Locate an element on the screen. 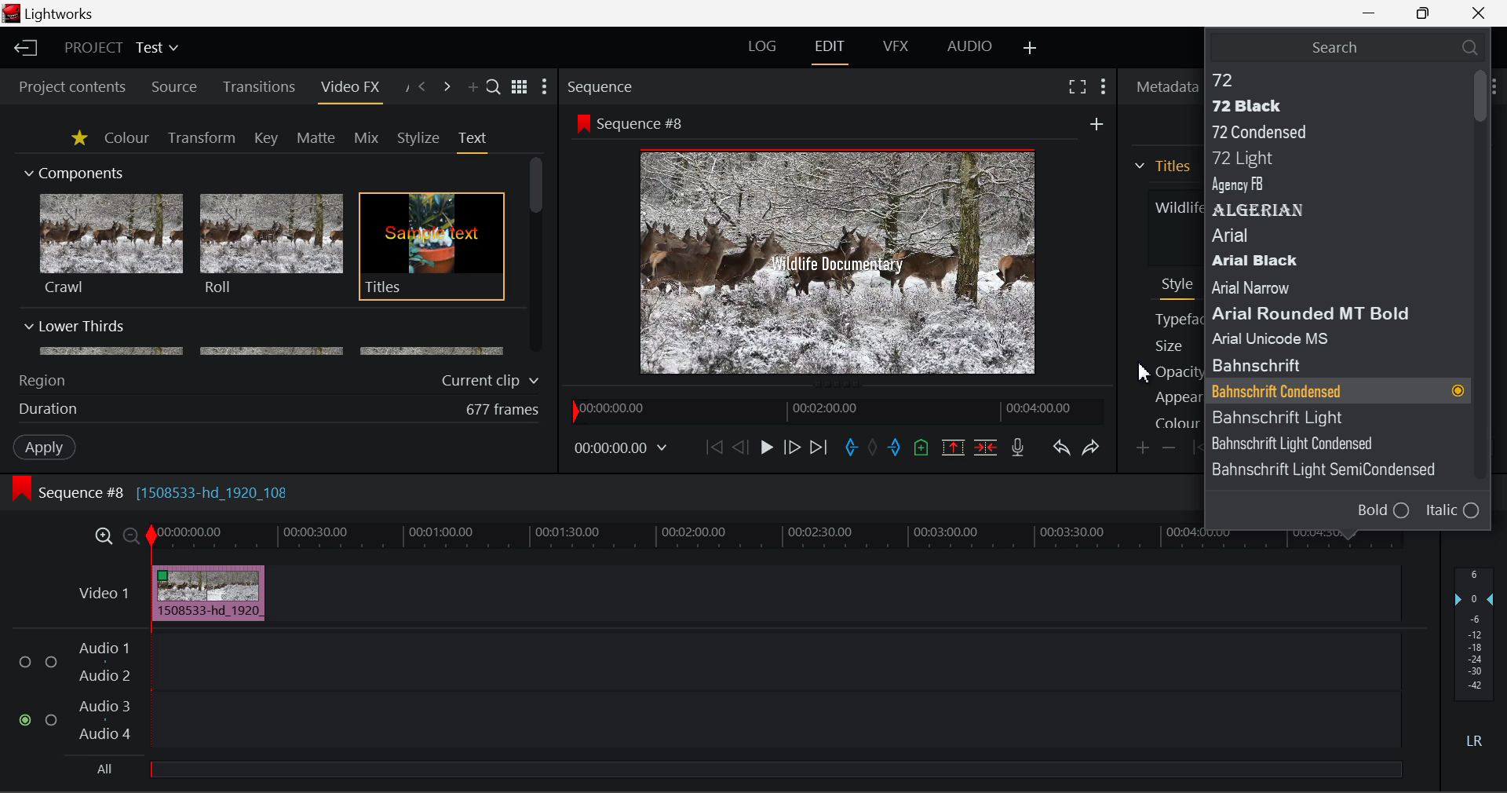 The width and height of the screenshot is (1507, 793). Mark In is located at coordinates (851, 450).